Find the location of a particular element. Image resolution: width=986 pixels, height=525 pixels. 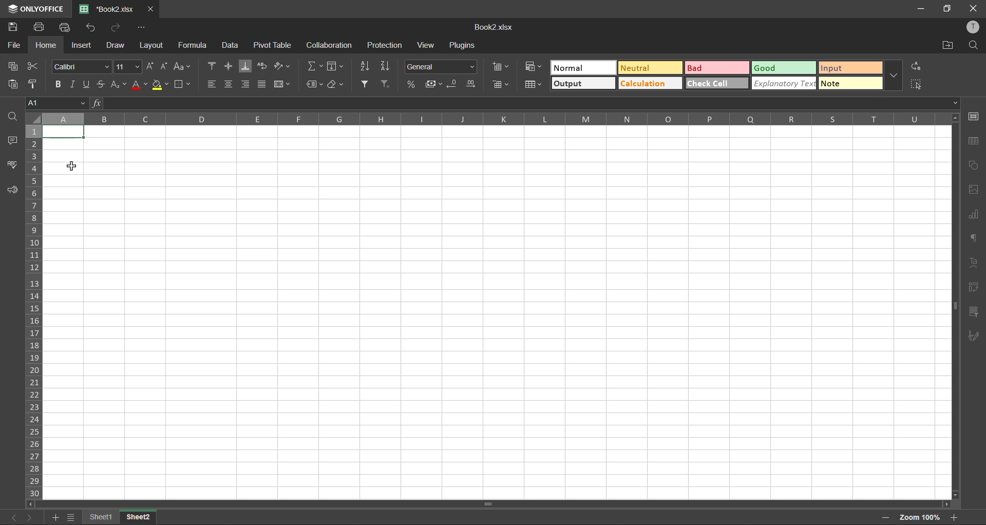

close tab is located at coordinates (149, 10).